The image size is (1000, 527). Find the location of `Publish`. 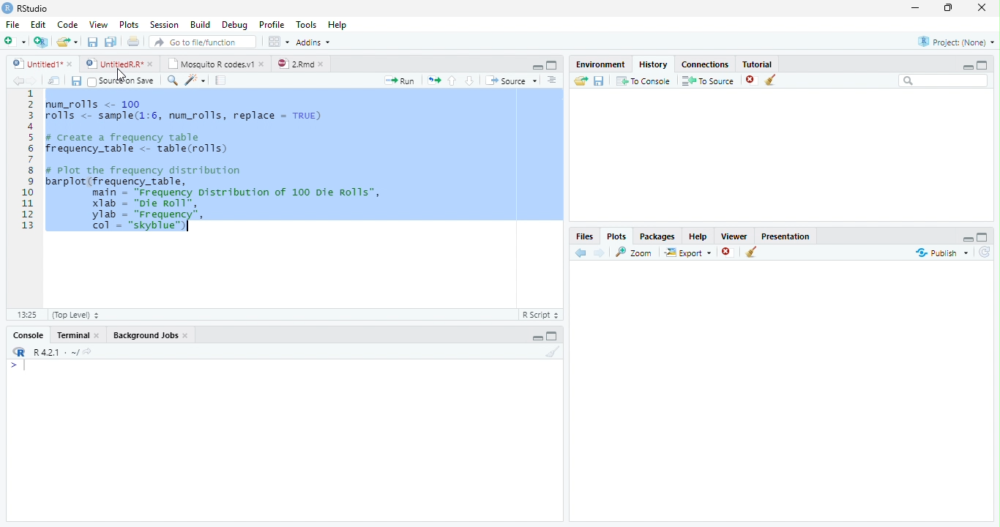

Publish is located at coordinates (940, 253).